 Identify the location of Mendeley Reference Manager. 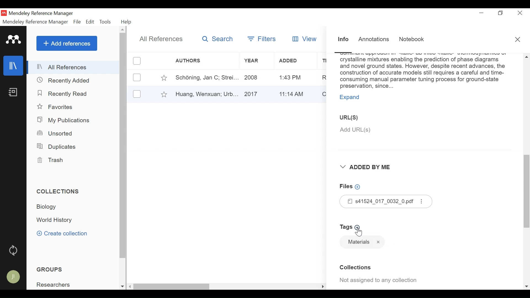
(35, 23).